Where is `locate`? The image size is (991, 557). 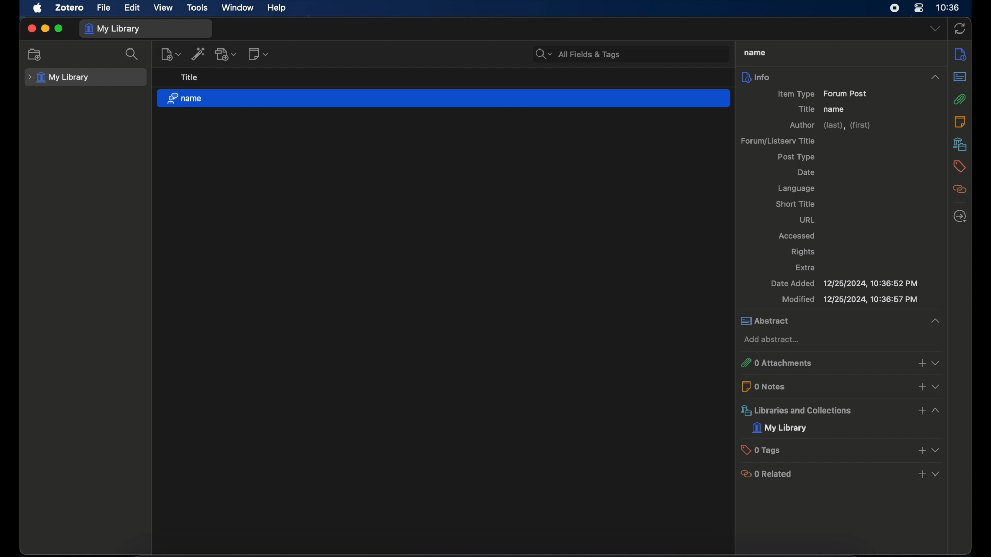 locate is located at coordinates (961, 216).